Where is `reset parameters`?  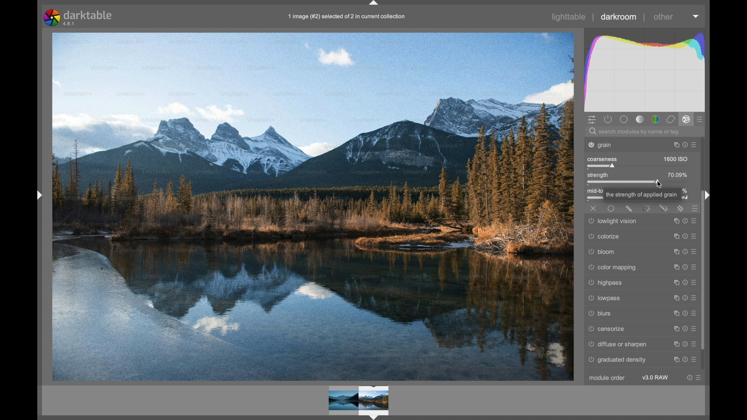 reset parameters is located at coordinates (685, 144).